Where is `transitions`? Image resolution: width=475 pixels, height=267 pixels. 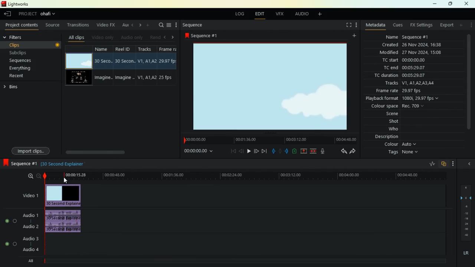 transitions is located at coordinates (79, 25).